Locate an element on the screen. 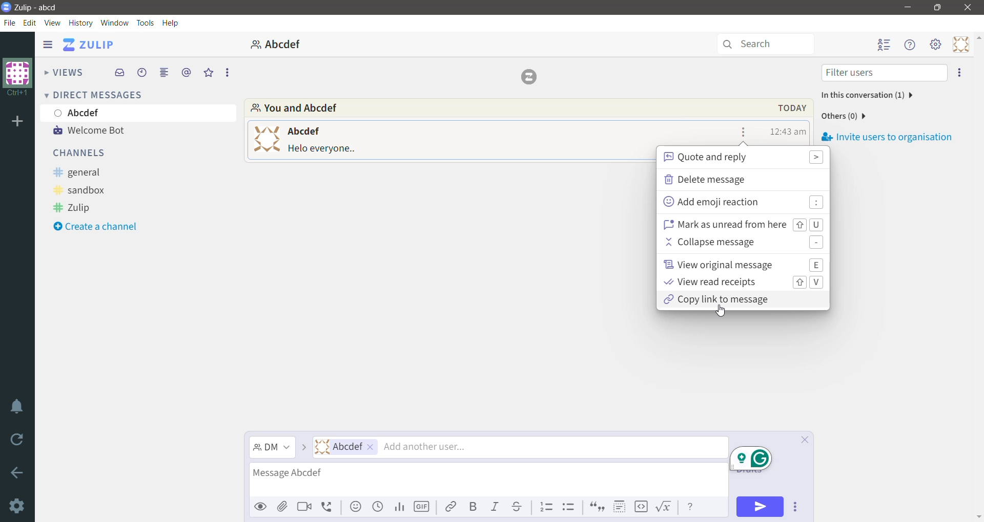  Filter users is located at coordinates (883, 73).